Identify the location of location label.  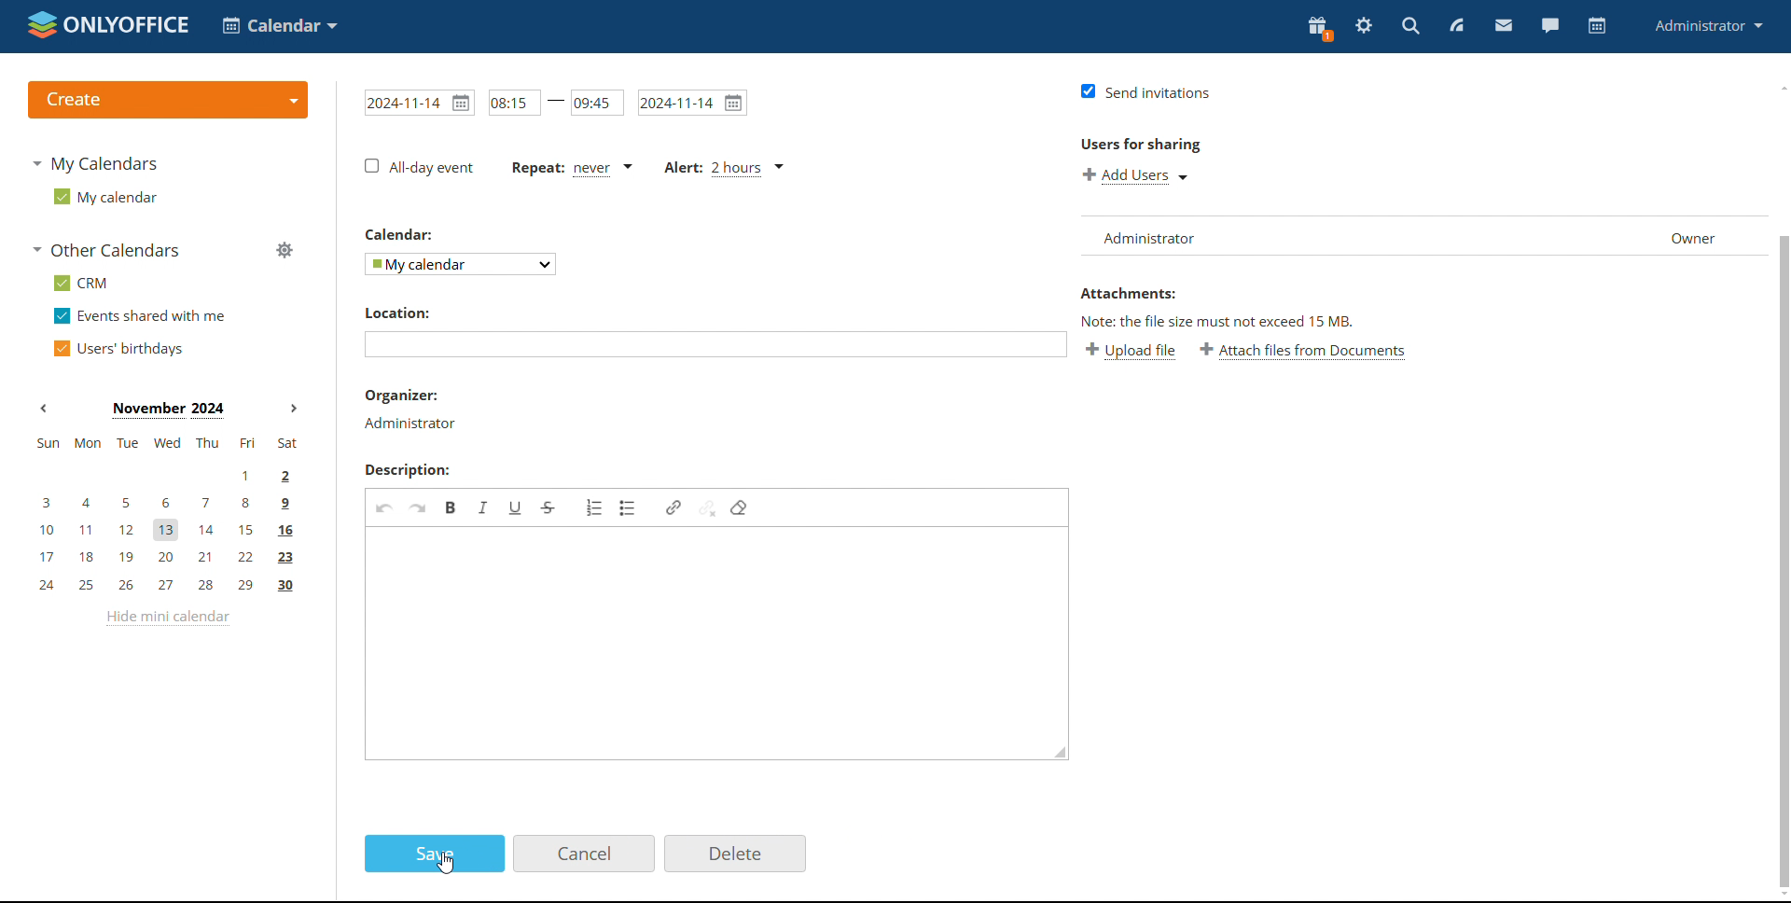
(399, 312).